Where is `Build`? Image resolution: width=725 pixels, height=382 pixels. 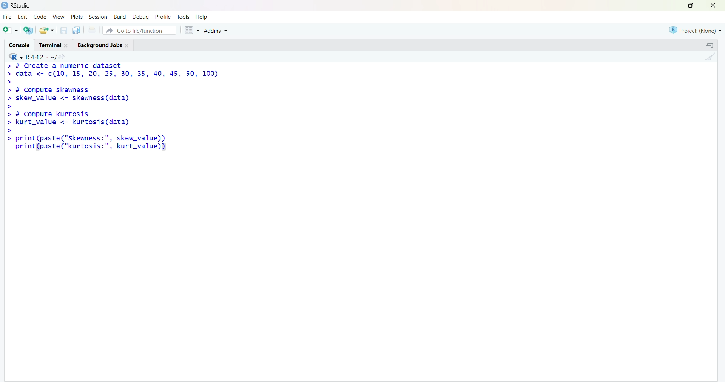
Build is located at coordinates (120, 16).